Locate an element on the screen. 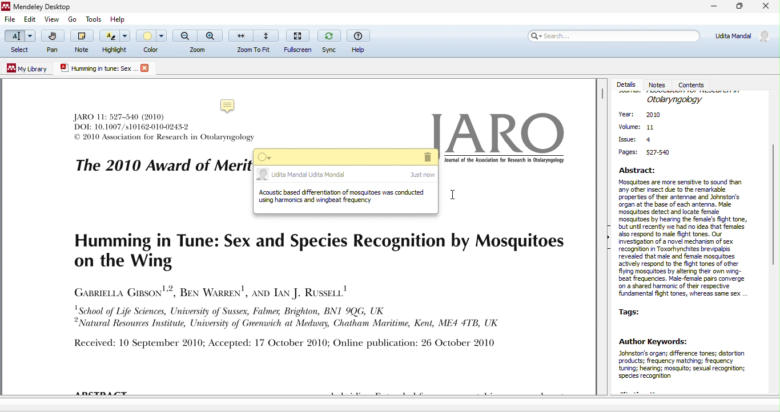 The image size is (780, 412). close is located at coordinates (766, 7).